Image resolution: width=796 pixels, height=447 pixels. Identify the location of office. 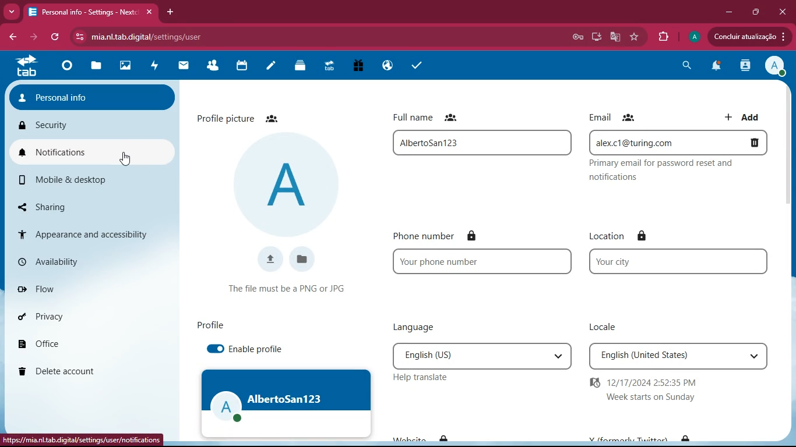
(75, 340).